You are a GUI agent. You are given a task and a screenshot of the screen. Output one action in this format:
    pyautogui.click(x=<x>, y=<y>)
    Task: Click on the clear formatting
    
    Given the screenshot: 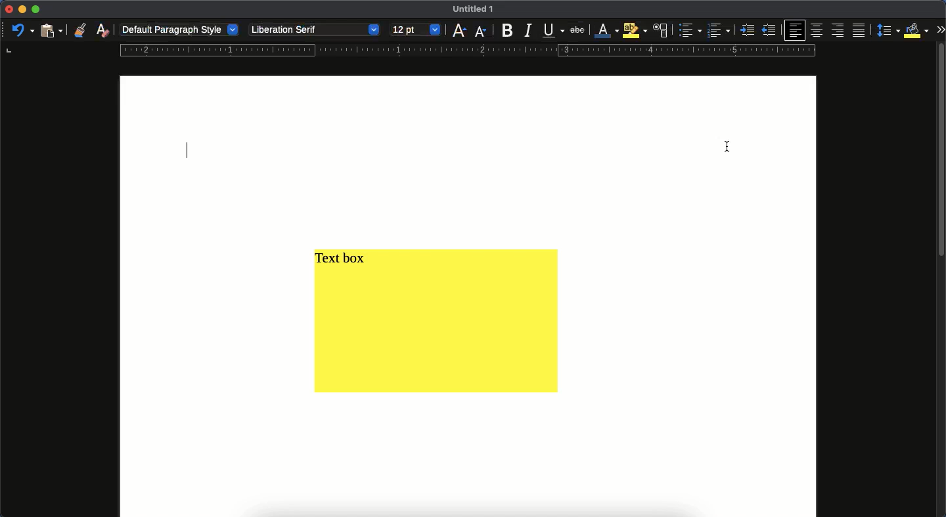 What is the action you would take?
    pyautogui.click(x=102, y=30)
    